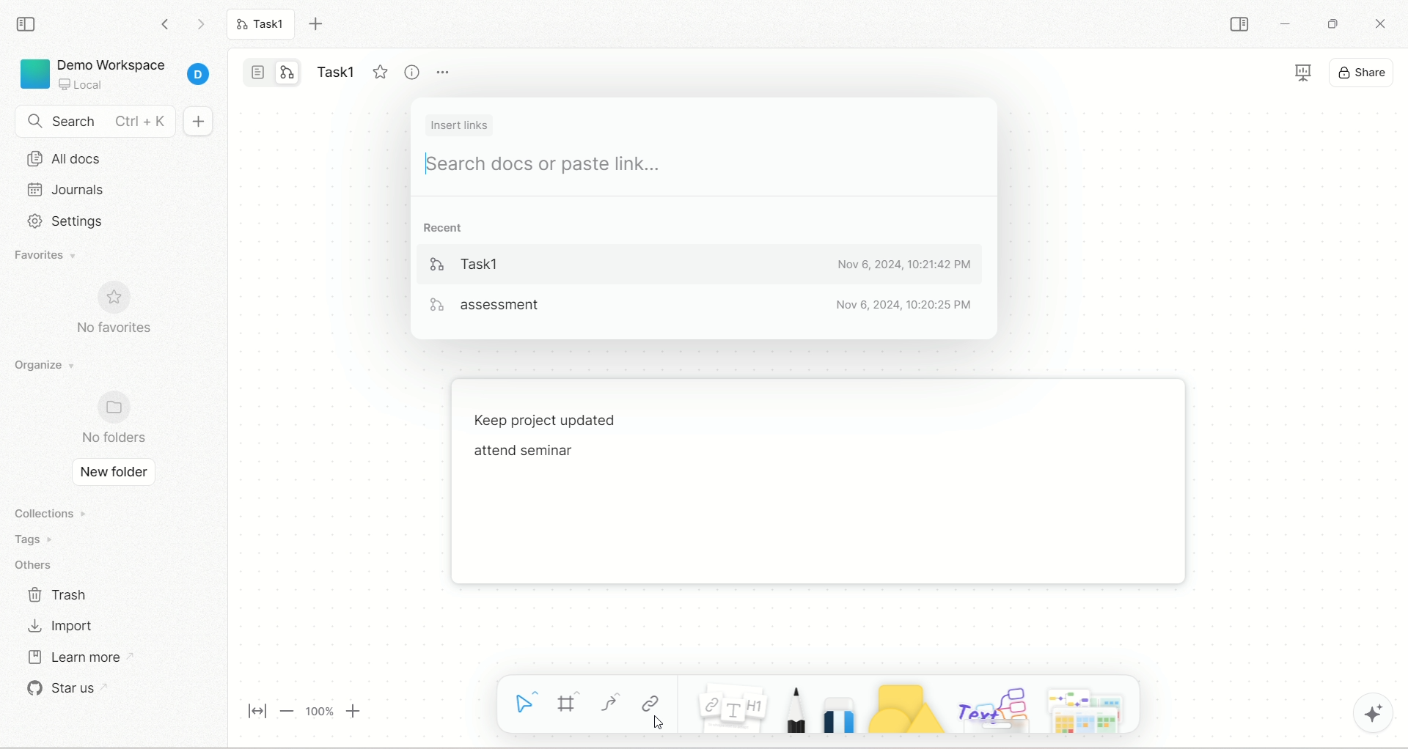 Image resolution: width=1408 pixels, height=749 pixels. What do you see at coordinates (732, 709) in the screenshot?
I see `note` at bounding box center [732, 709].